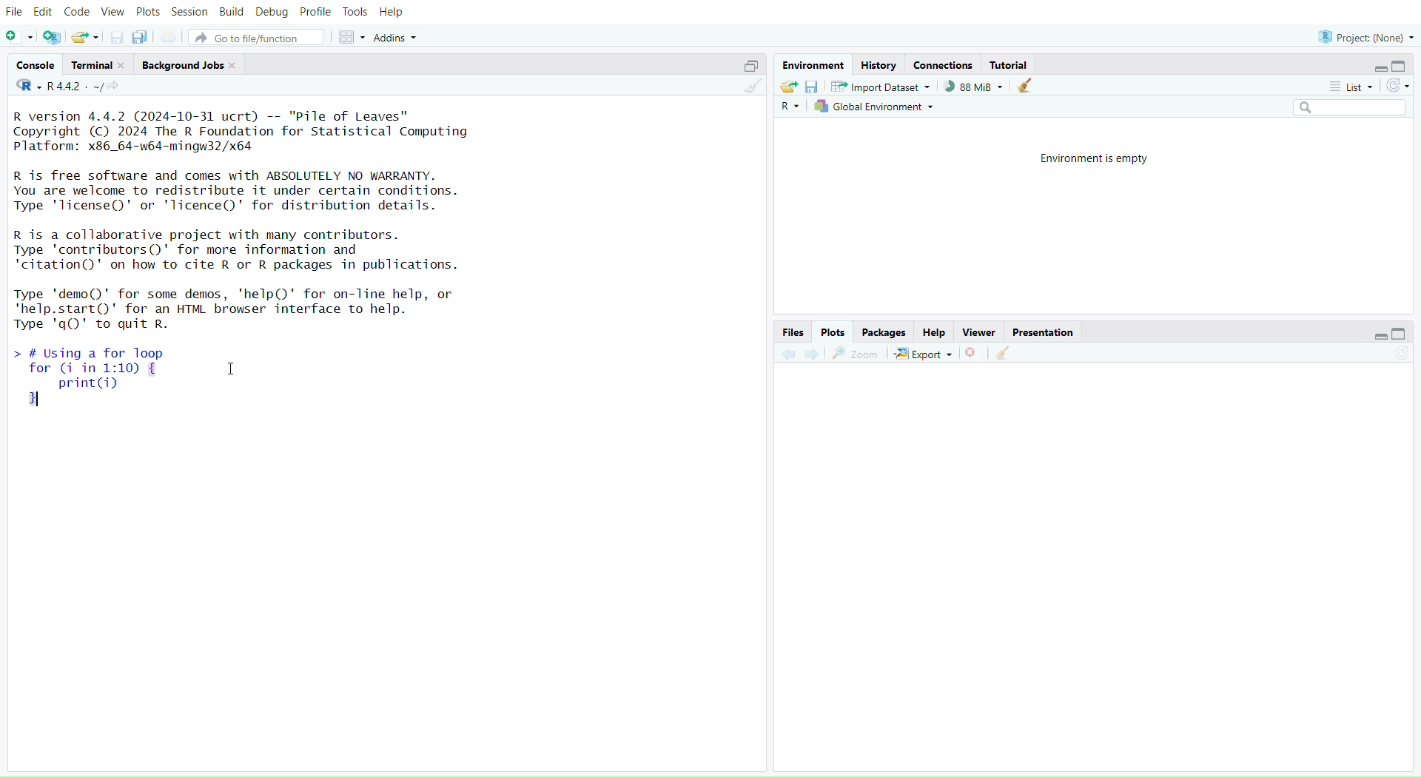 The width and height of the screenshot is (1421, 777). What do you see at coordinates (43, 13) in the screenshot?
I see `edit` at bounding box center [43, 13].